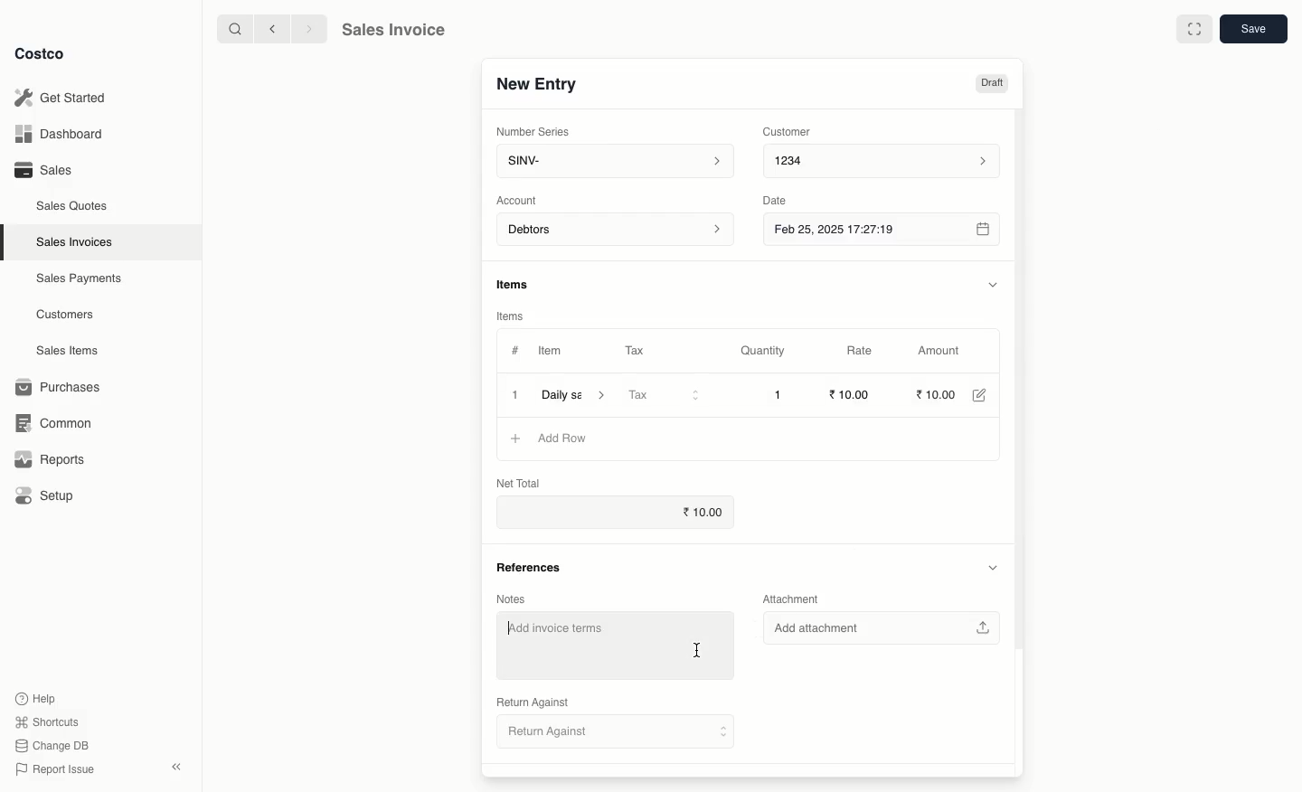 The width and height of the screenshot is (1302, 792). I want to click on ‘Amount, so click(947, 352).